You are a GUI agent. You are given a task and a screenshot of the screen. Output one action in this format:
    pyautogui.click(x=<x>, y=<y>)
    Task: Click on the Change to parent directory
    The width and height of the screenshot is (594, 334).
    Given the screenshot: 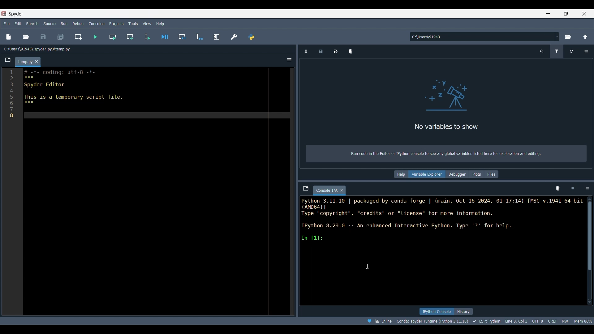 What is the action you would take?
    pyautogui.click(x=585, y=37)
    